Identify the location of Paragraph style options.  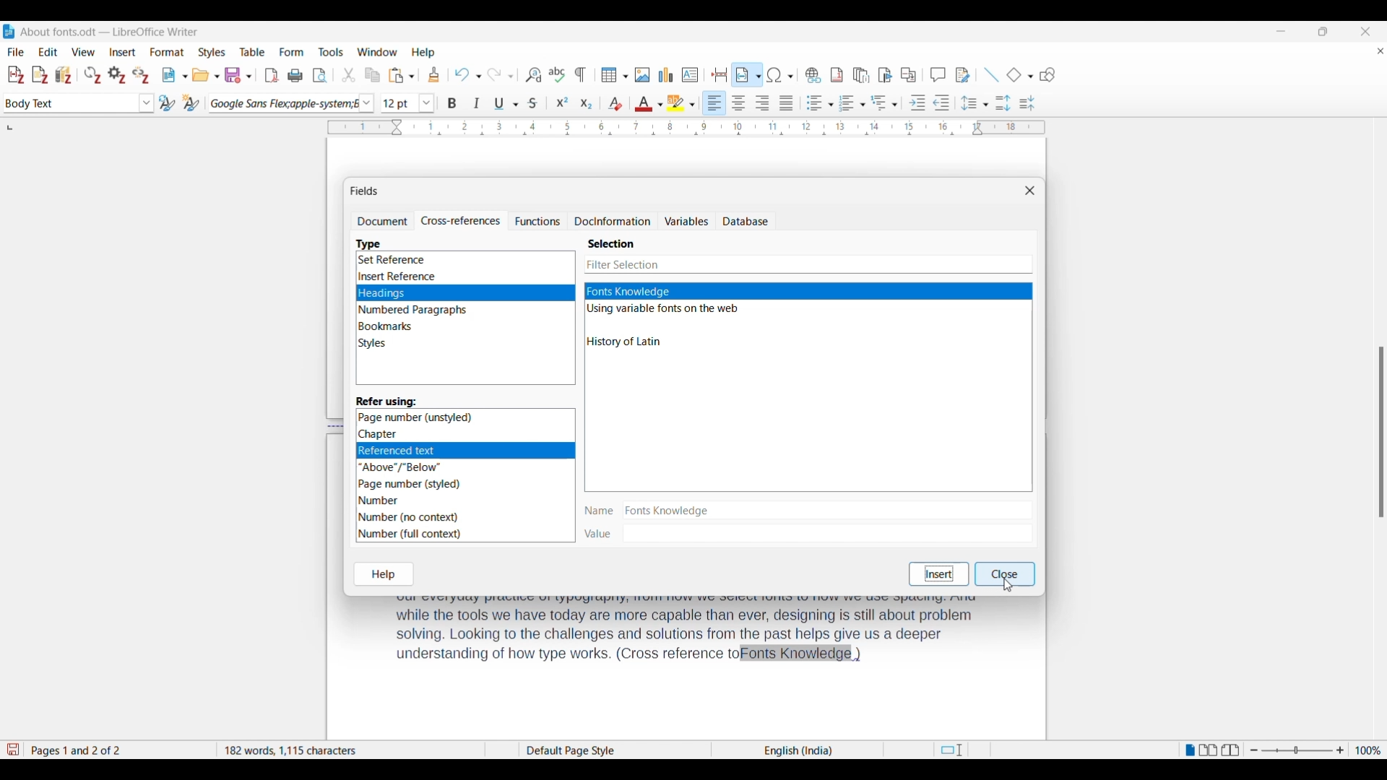
(147, 103).